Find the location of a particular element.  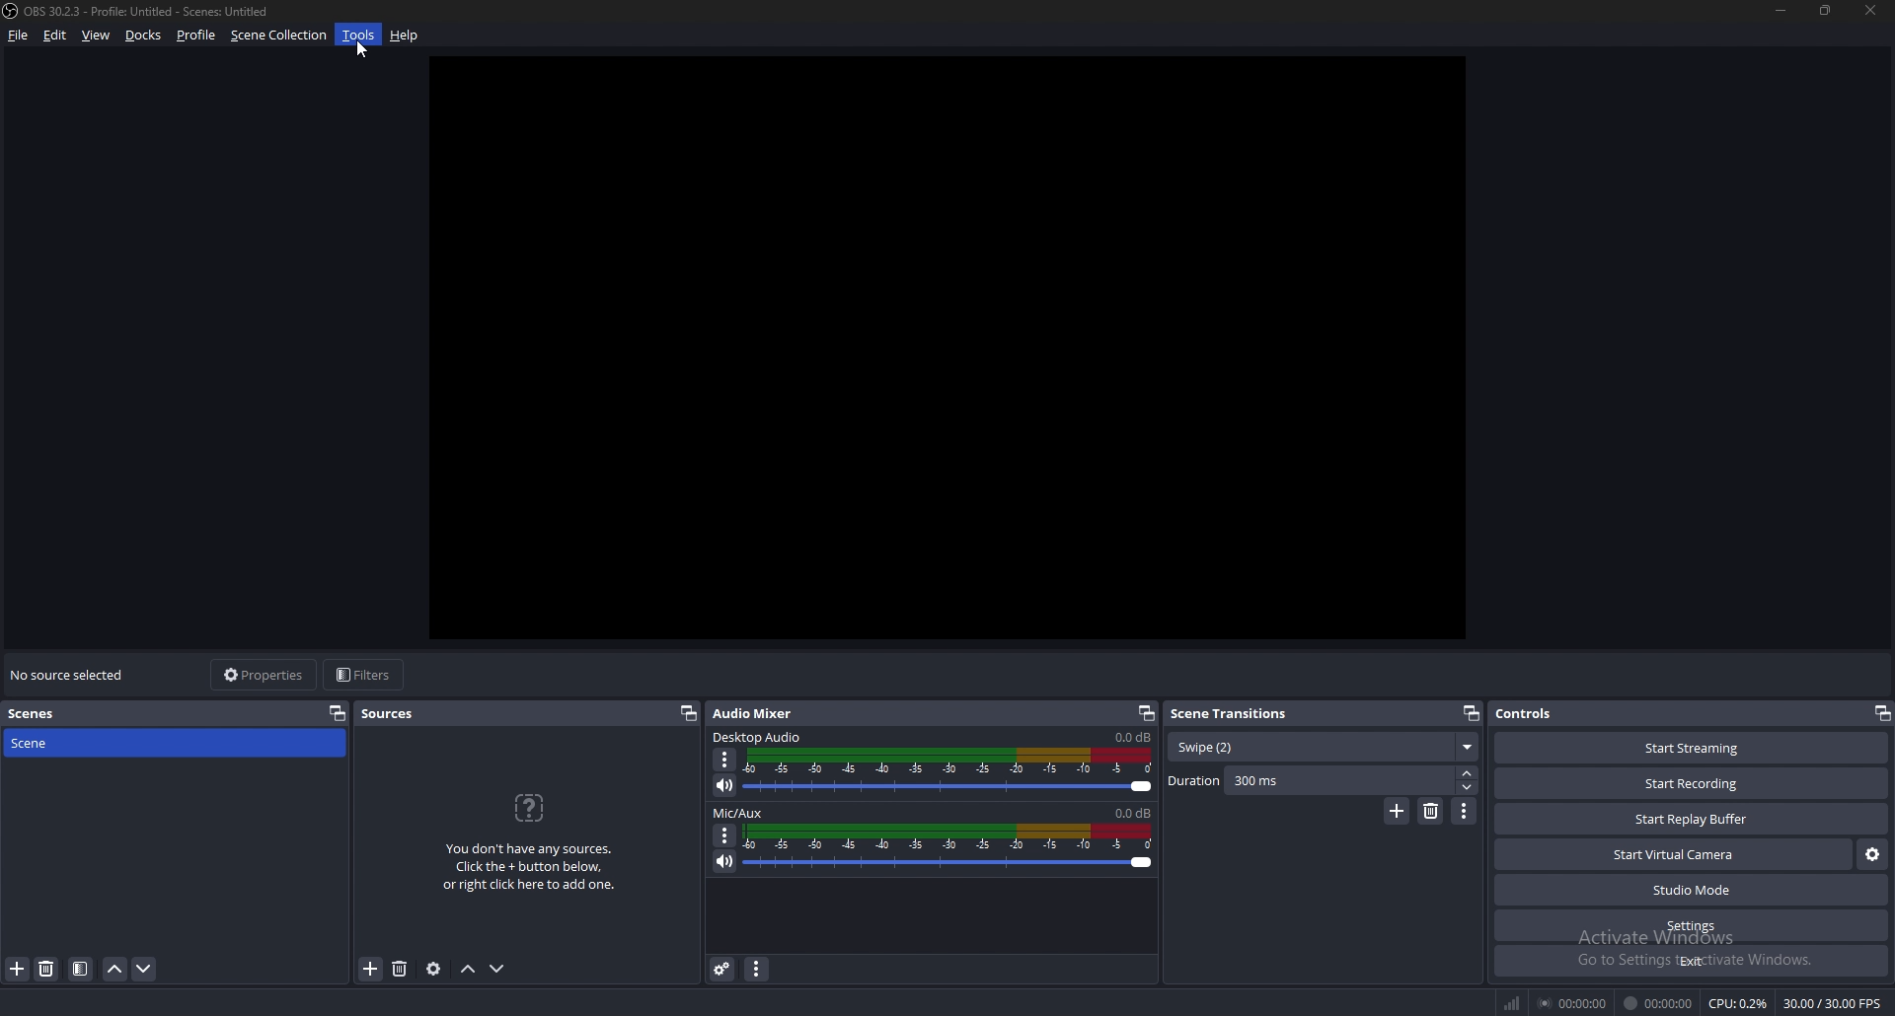

tools is located at coordinates (359, 35).